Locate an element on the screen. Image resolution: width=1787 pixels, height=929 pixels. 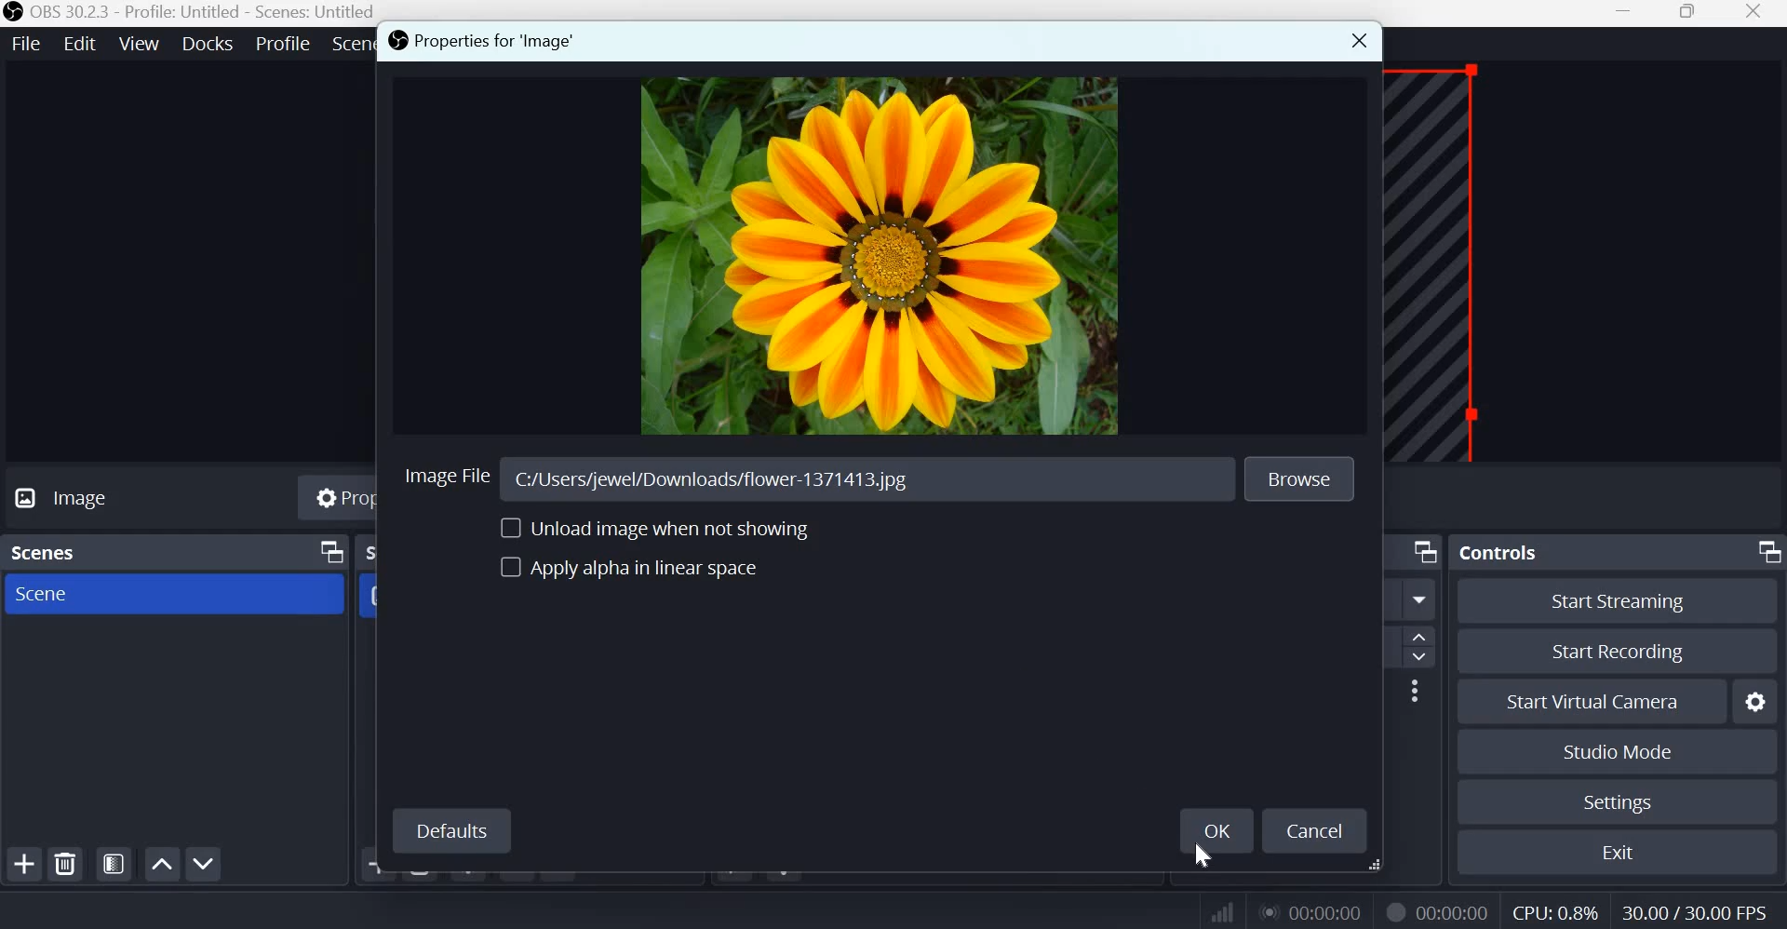
Studio mode is located at coordinates (1619, 750).